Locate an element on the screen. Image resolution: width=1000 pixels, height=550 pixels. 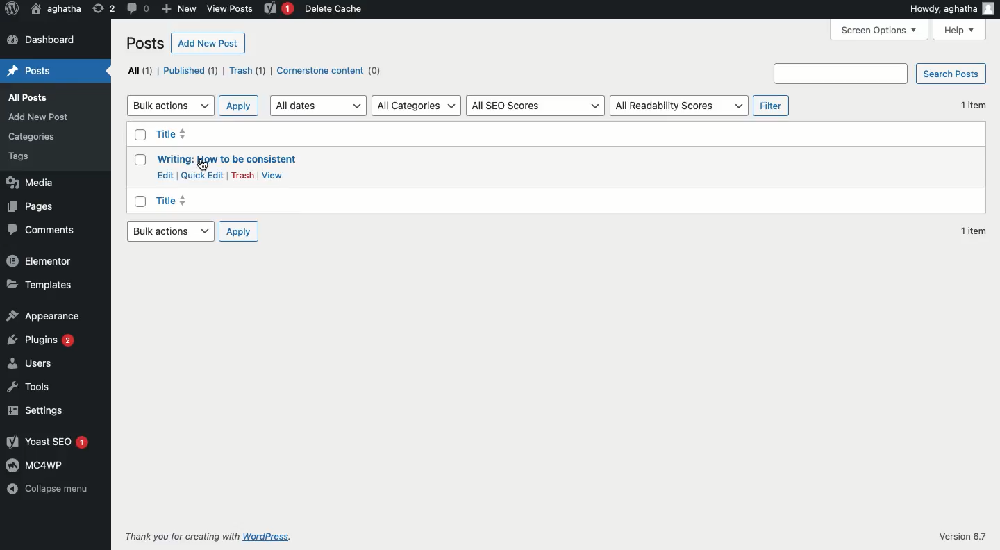
Categories is located at coordinates (31, 138).